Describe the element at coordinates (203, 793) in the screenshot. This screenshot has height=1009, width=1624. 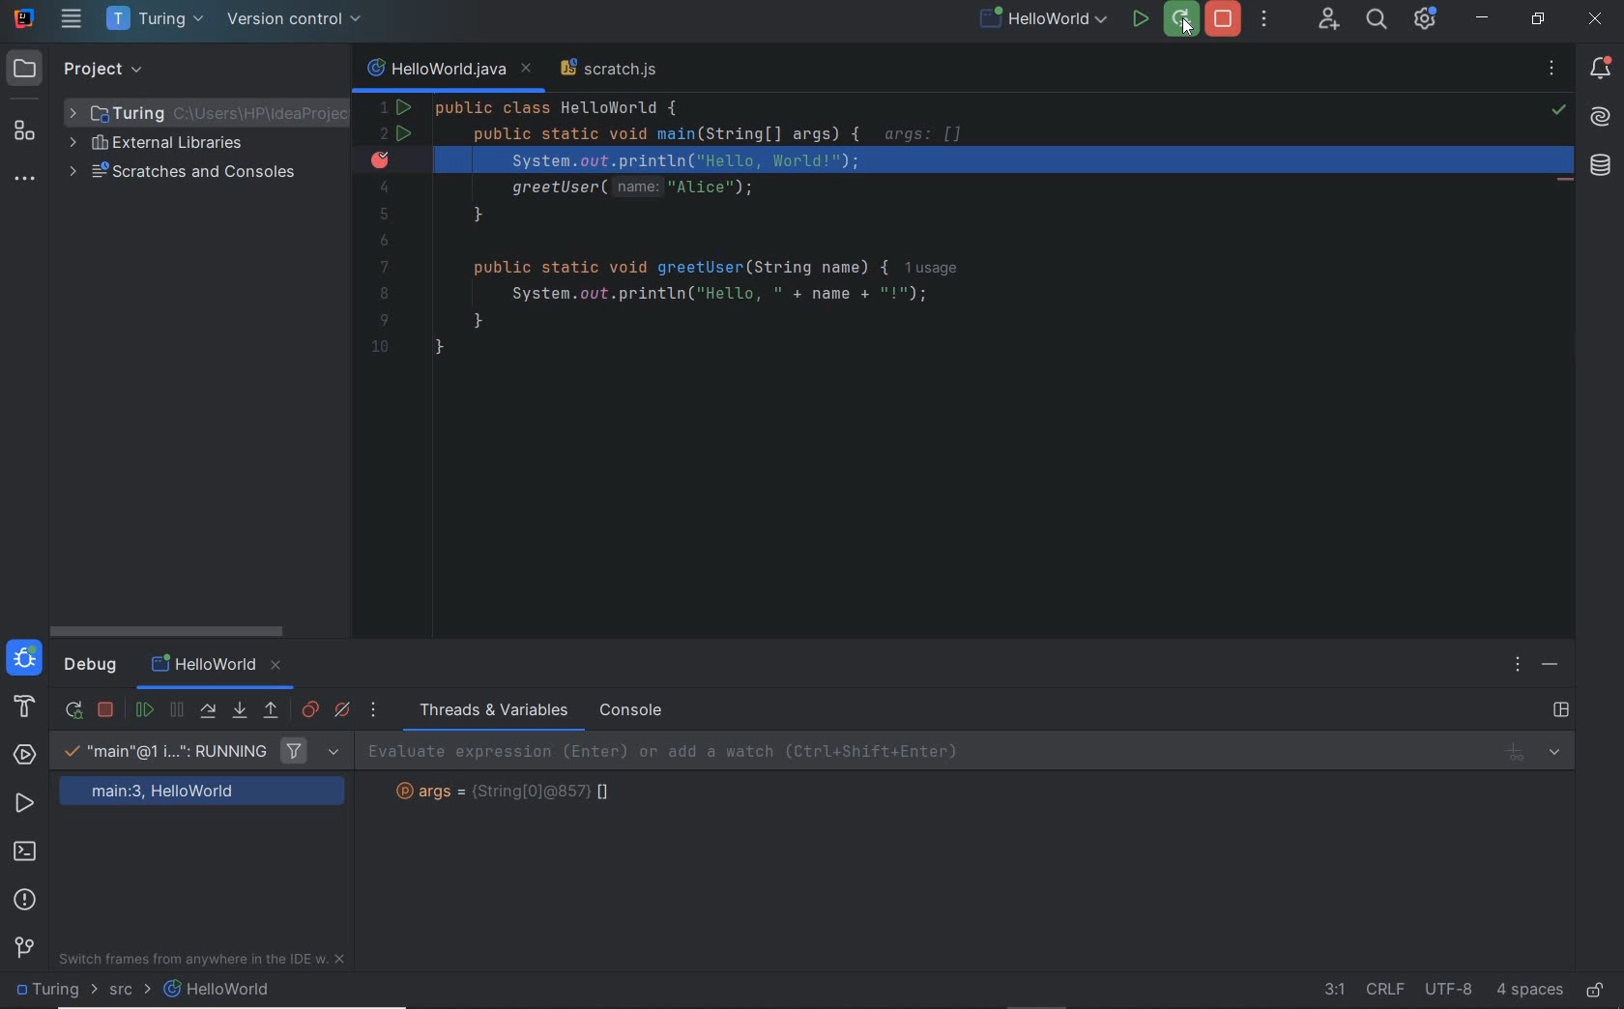
I see `main 3` at that location.